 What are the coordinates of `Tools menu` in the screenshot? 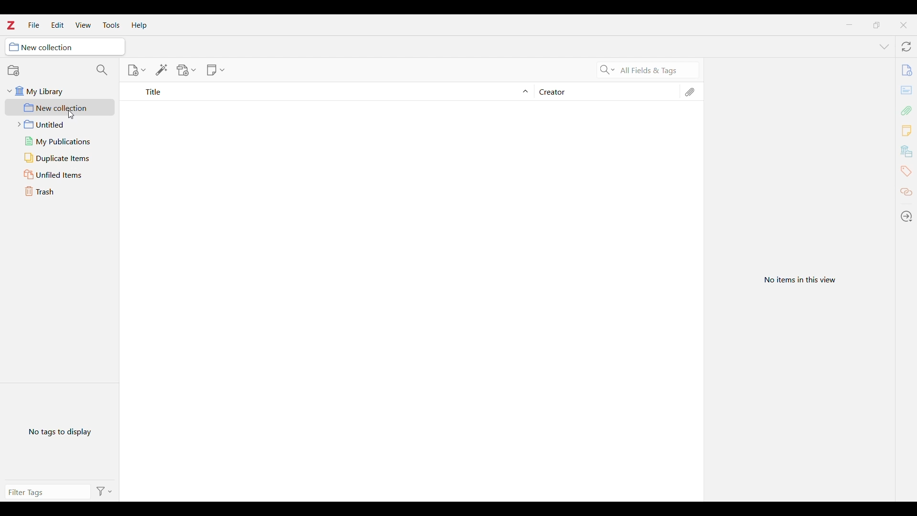 It's located at (112, 25).